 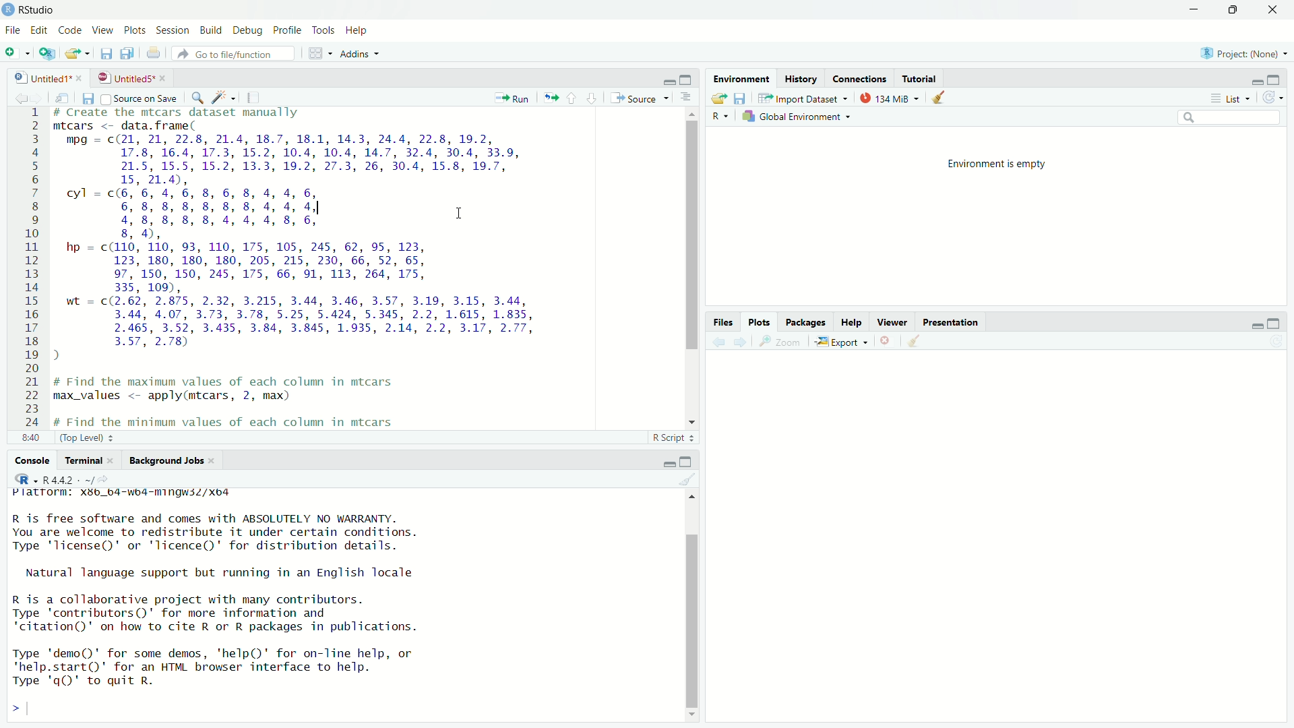 What do you see at coordinates (756, 320) in the screenshot?
I see `Plots` at bounding box center [756, 320].